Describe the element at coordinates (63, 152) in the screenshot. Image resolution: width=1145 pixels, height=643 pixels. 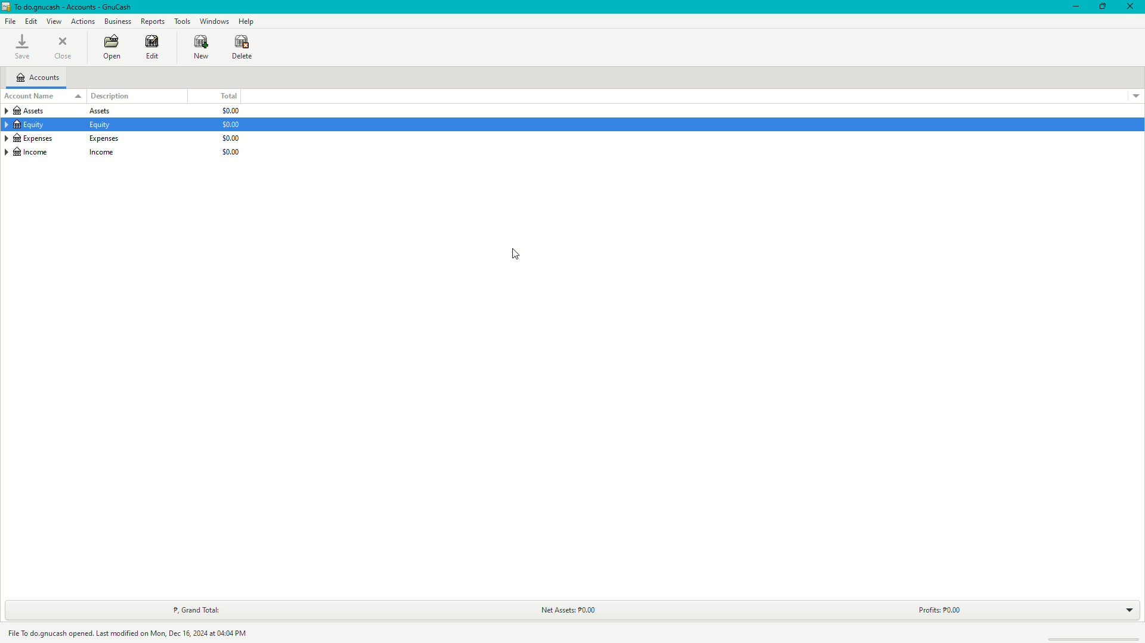
I see `Income` at that location.